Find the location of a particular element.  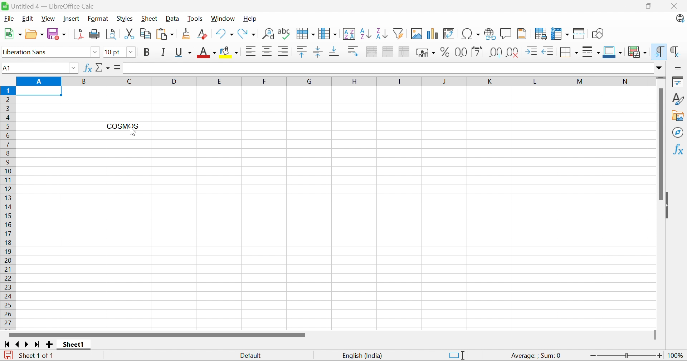

Sort Ascending is located at coordinates (365, 34).